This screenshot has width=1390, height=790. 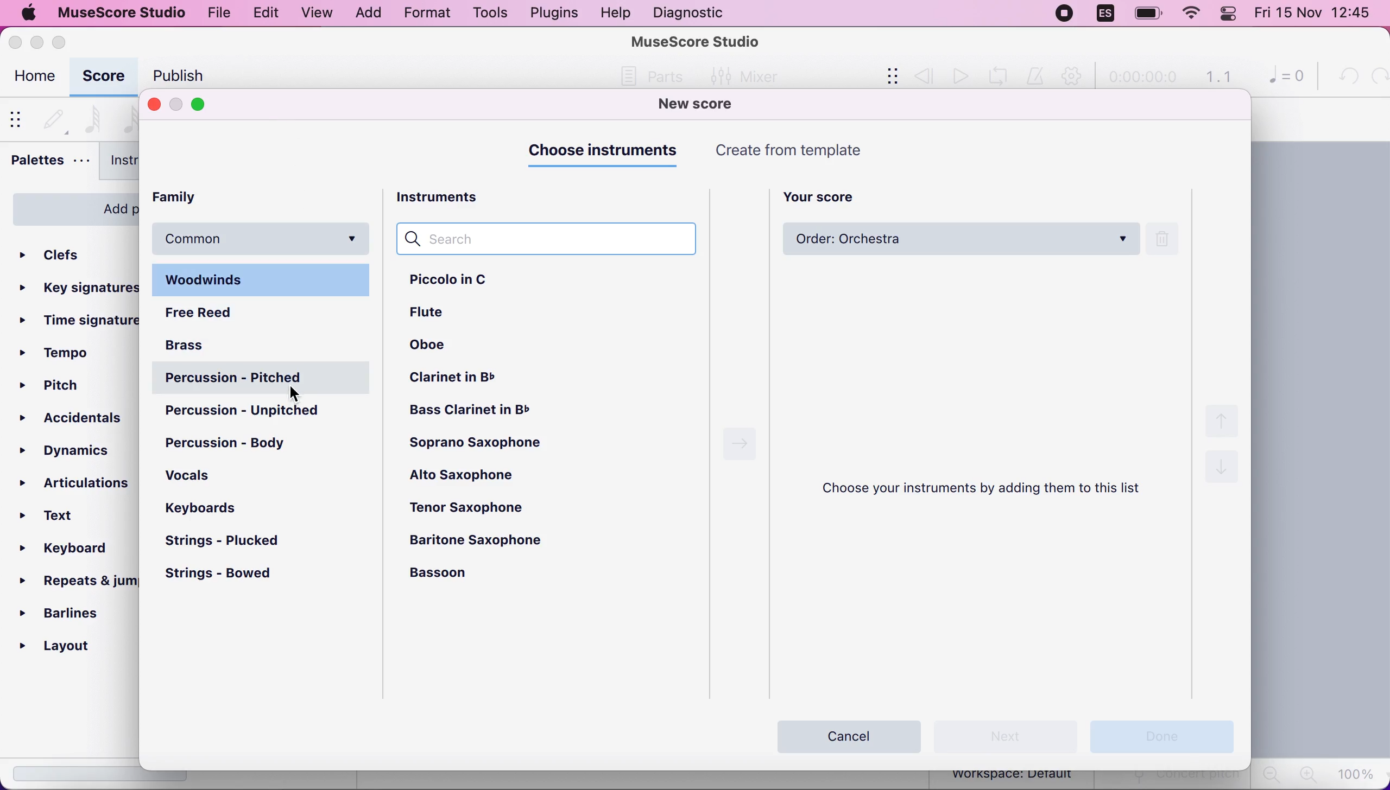 I want to click on maximize, so click(x=206, y=105).